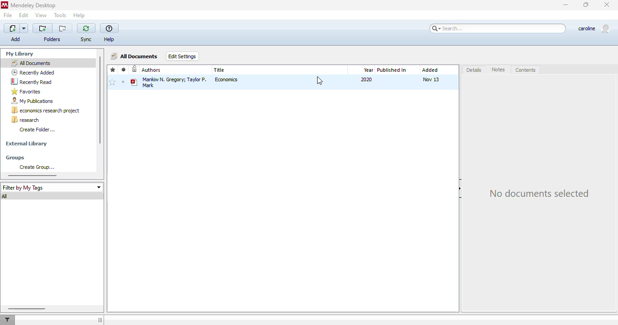 The height and width of the screenshot is (325, 618). What do you see at coordinates (25, 120) in the screenshot?
I see `research` at bounding box center [25, 120].